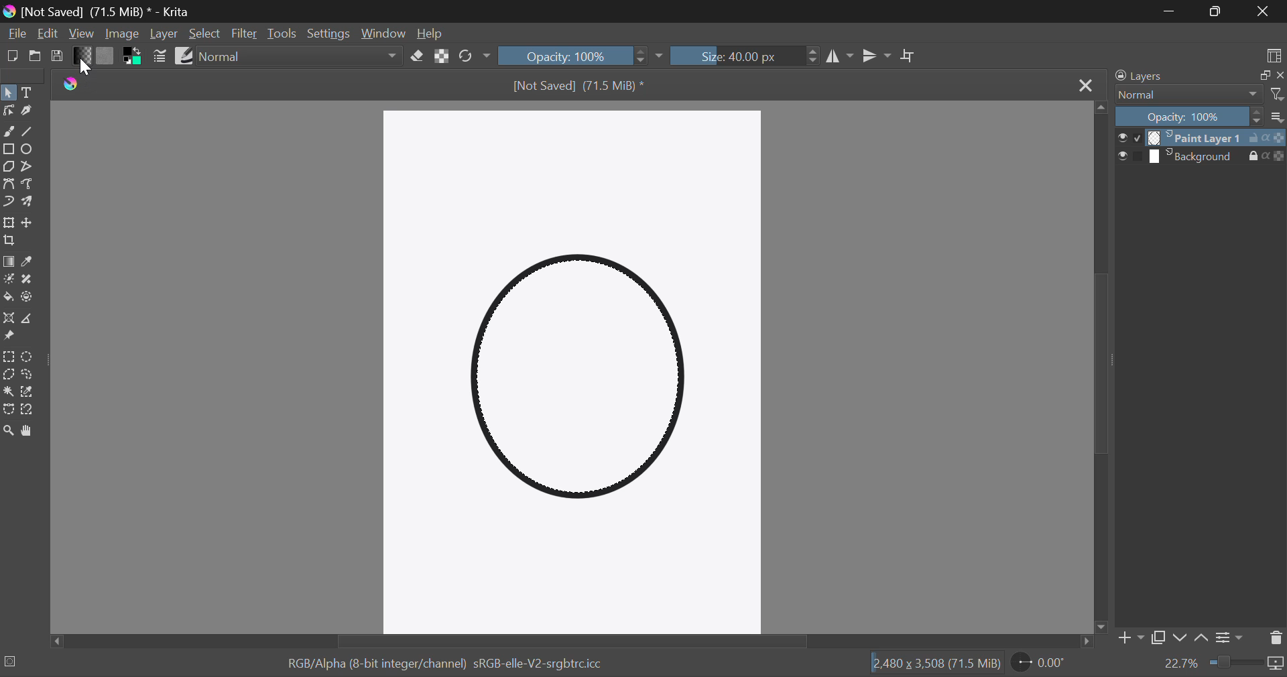  What do you see at coordinates (29, 113) in the screenshot?
I see `Calligraphic Tool` at bounding box center [29, 113].